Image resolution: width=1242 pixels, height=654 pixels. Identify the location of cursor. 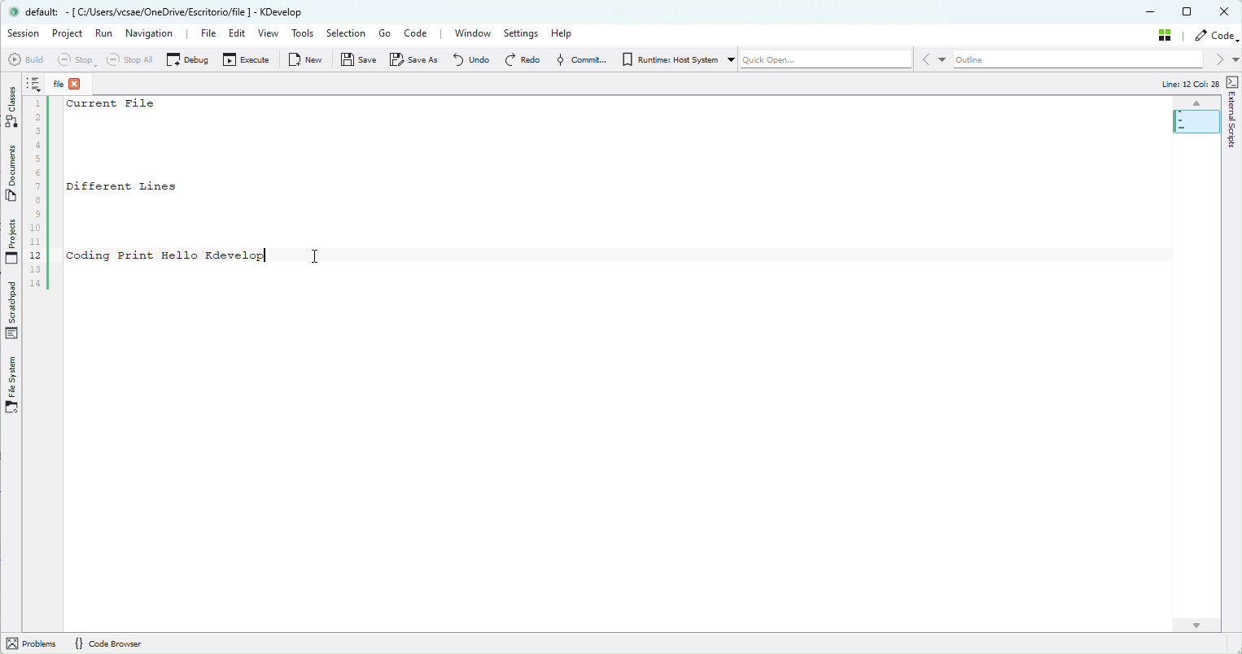
(309, 255).